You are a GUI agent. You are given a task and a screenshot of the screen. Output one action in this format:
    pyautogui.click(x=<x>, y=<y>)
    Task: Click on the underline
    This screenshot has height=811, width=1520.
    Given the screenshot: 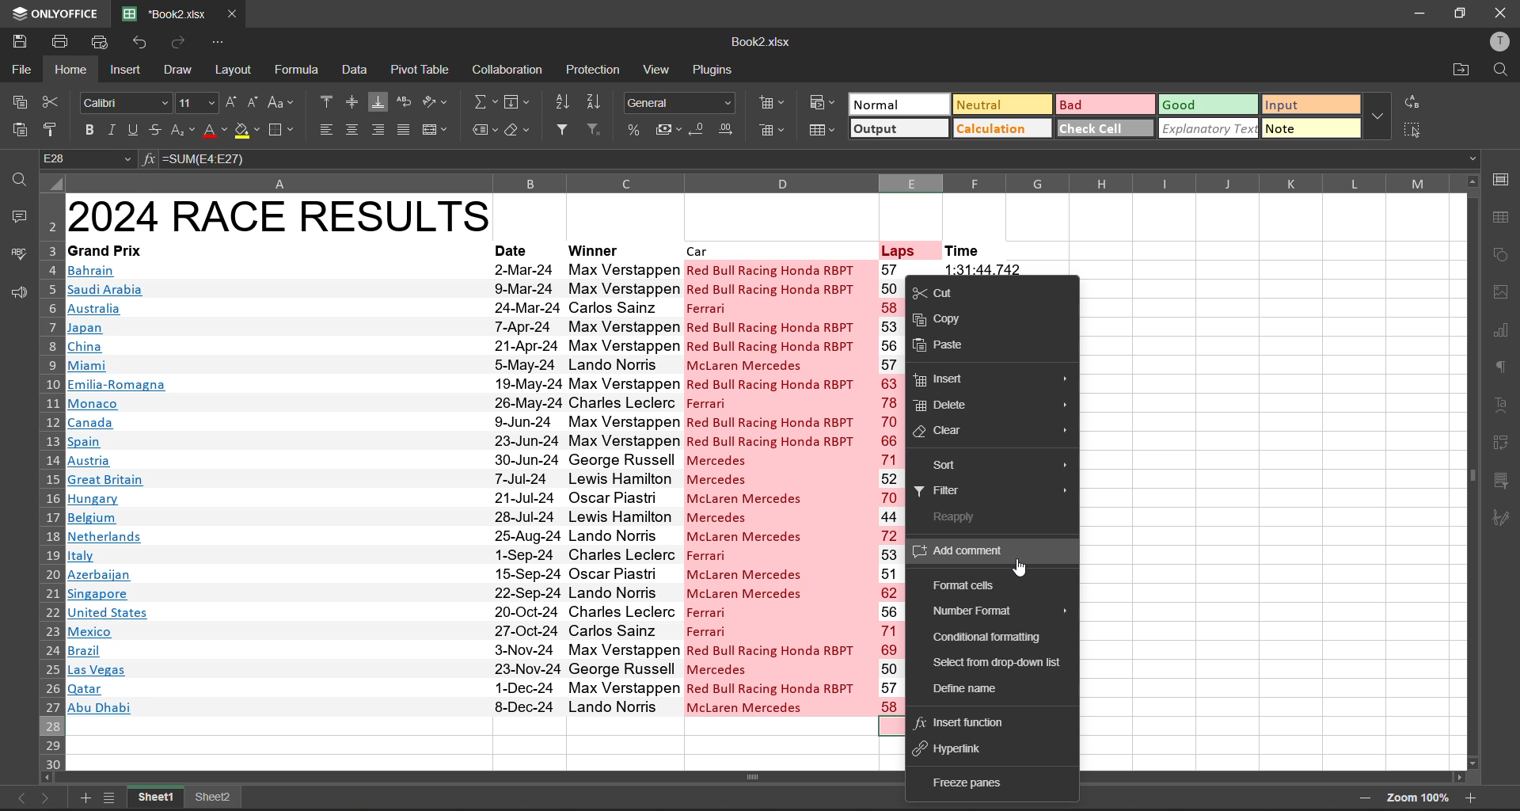 What is the action you would take?
    pyautogui.click(x=134, y=128)
    